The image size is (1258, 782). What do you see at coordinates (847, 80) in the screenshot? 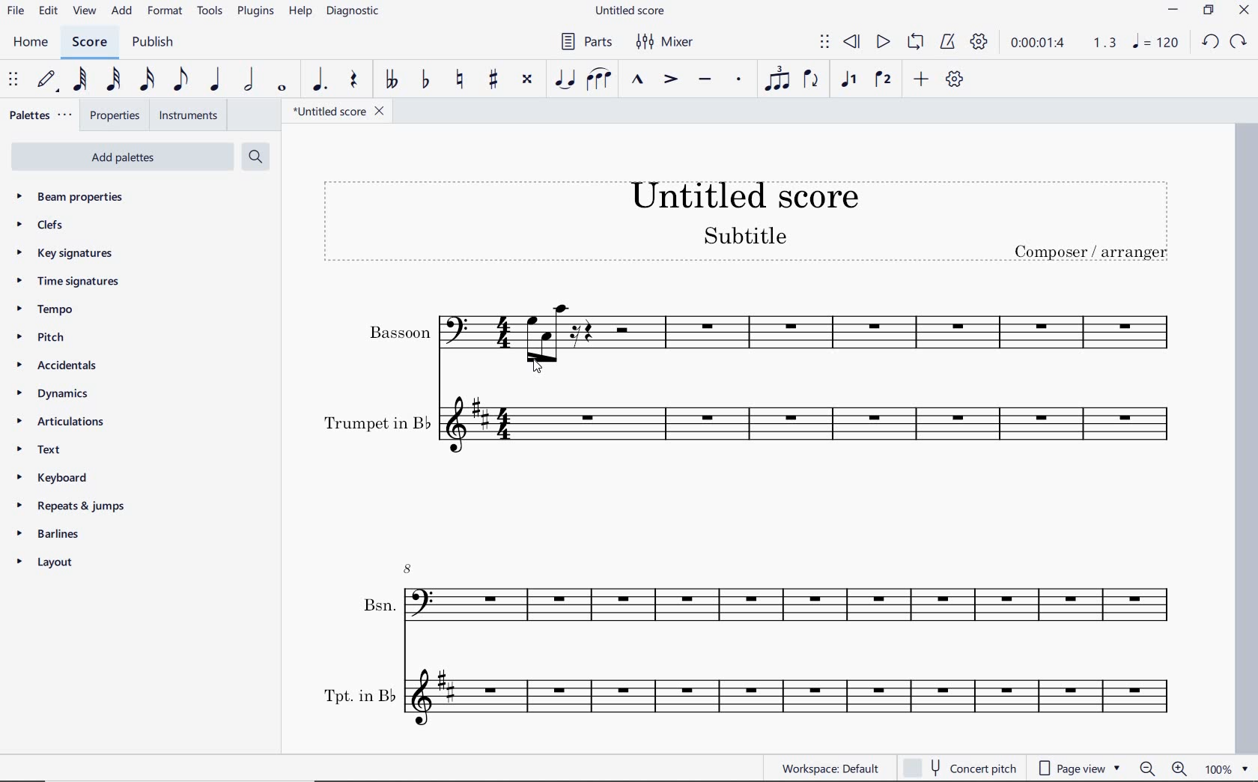
I see `voice 1` at bounding box center [847, 80].